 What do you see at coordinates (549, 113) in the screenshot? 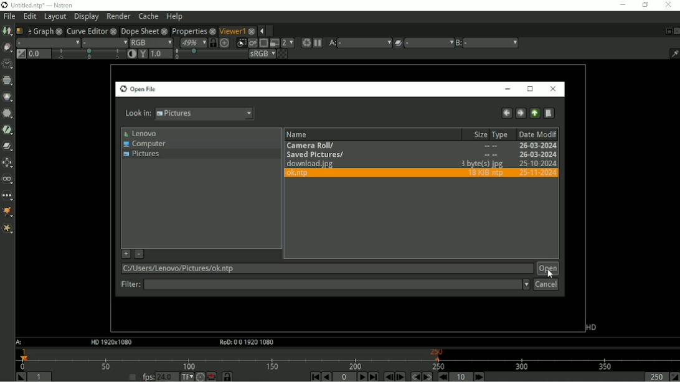
I see `Create a new directory here` at bounding box center [549, 113].